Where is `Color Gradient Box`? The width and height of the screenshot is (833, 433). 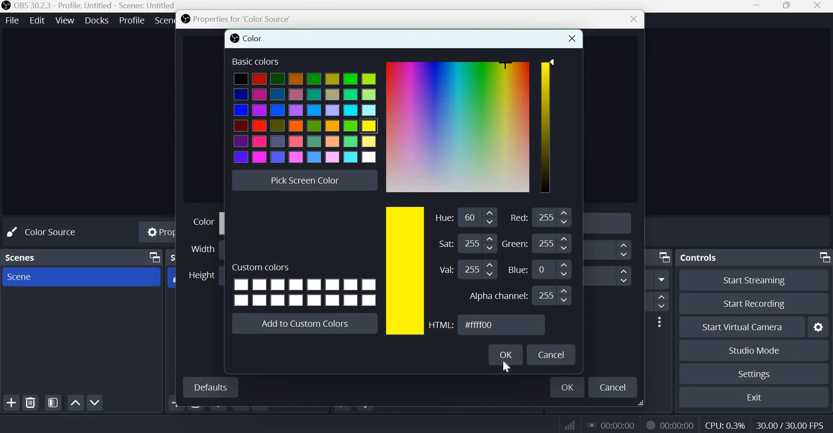
Color Gradient Box is located at coordinates (459, 127).